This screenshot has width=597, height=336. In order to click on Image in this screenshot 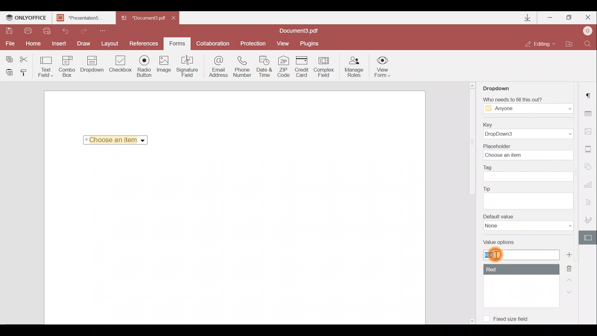, I will do `click(165, 66)`.